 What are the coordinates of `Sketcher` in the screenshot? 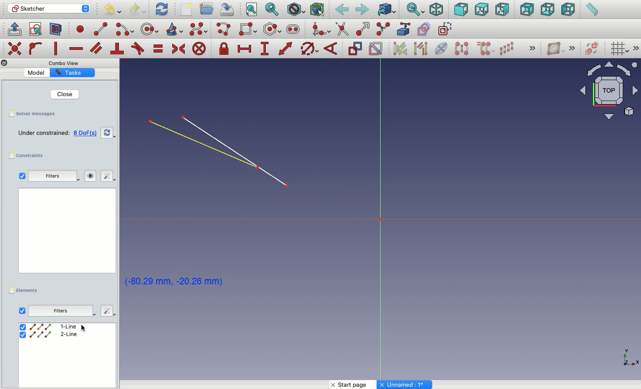 It's located at (49, 9).